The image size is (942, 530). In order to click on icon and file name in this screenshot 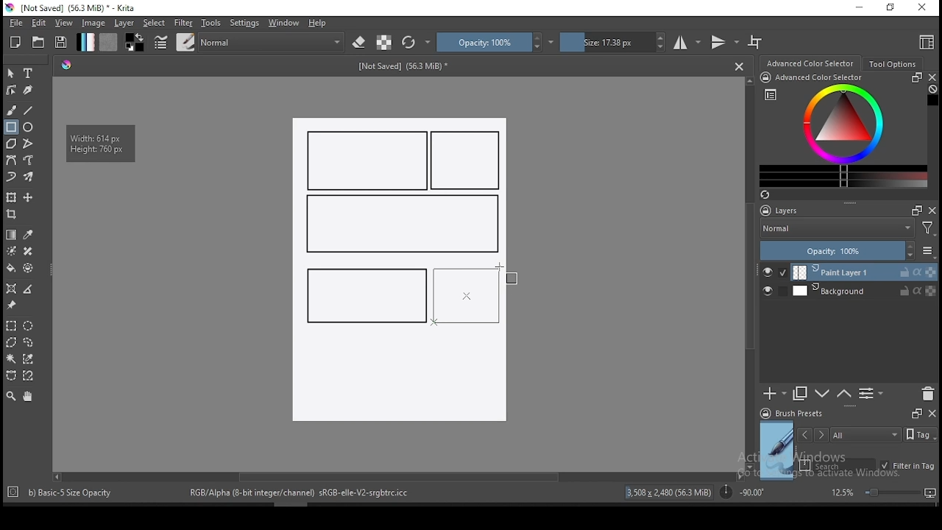, I will do `click(73, 8)`.